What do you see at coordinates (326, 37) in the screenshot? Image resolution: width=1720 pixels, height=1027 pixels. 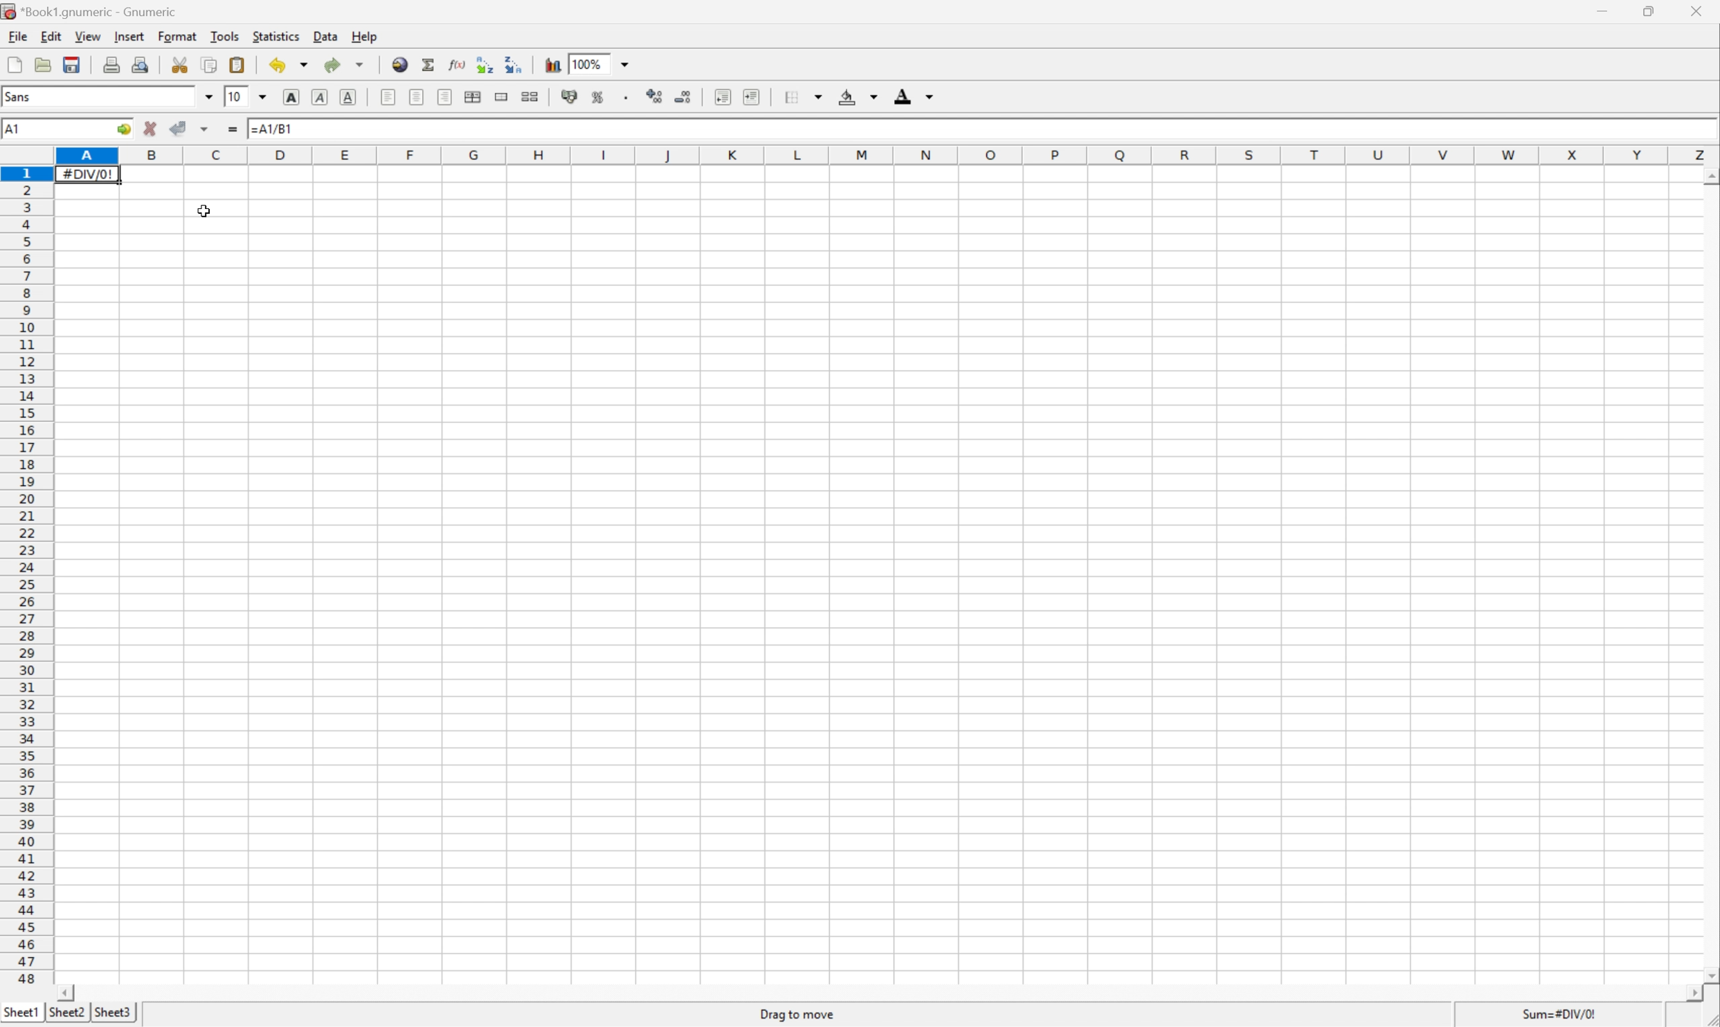 I see `Data` at bounding box center [326, 37].